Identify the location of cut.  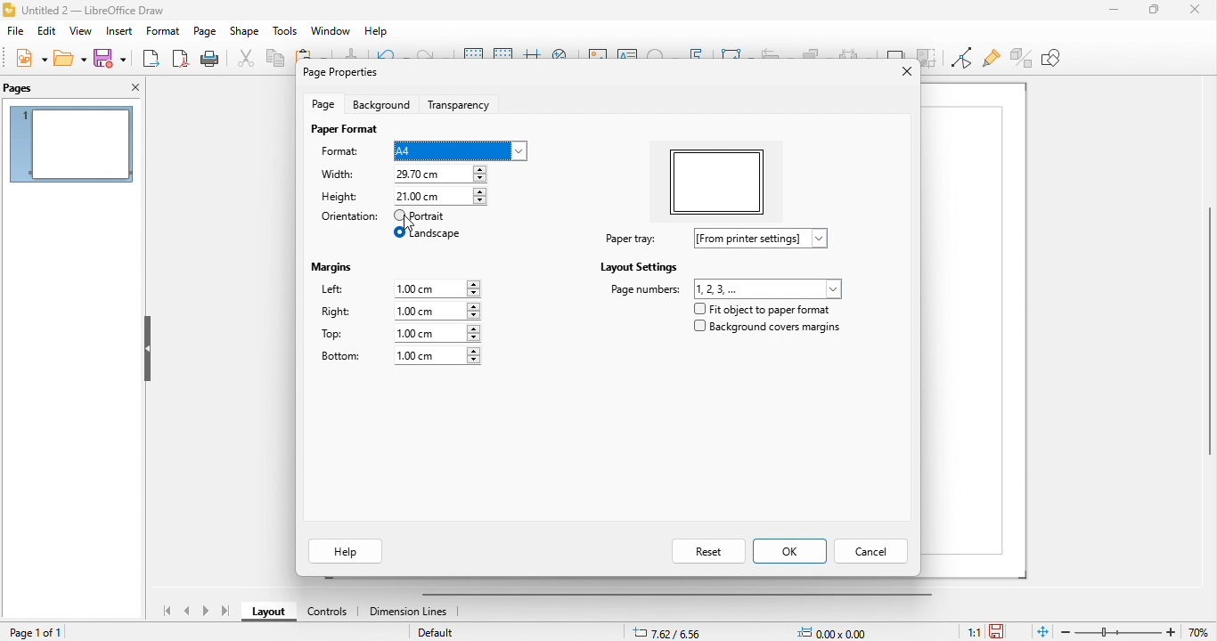
(247, 61).